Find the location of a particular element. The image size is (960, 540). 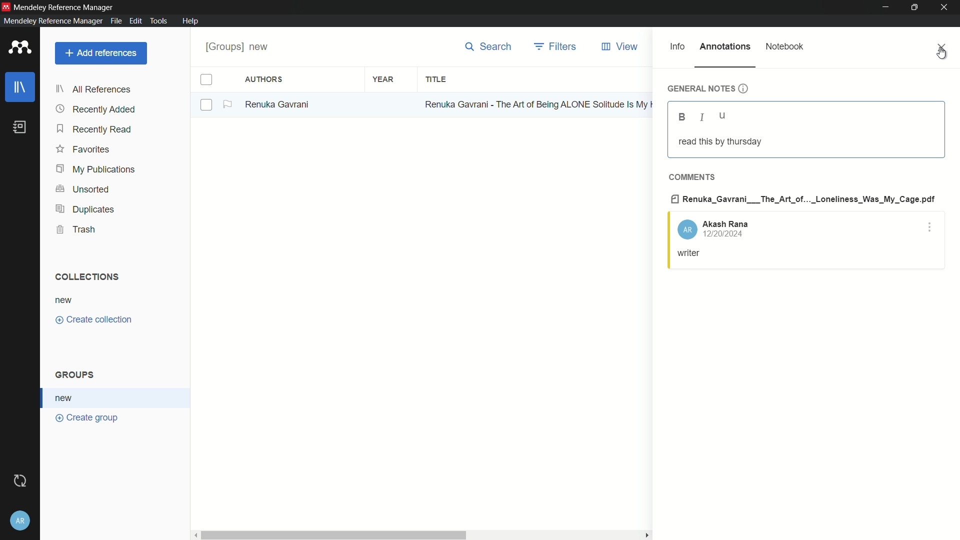

app name is located at coordinates (65, 6).